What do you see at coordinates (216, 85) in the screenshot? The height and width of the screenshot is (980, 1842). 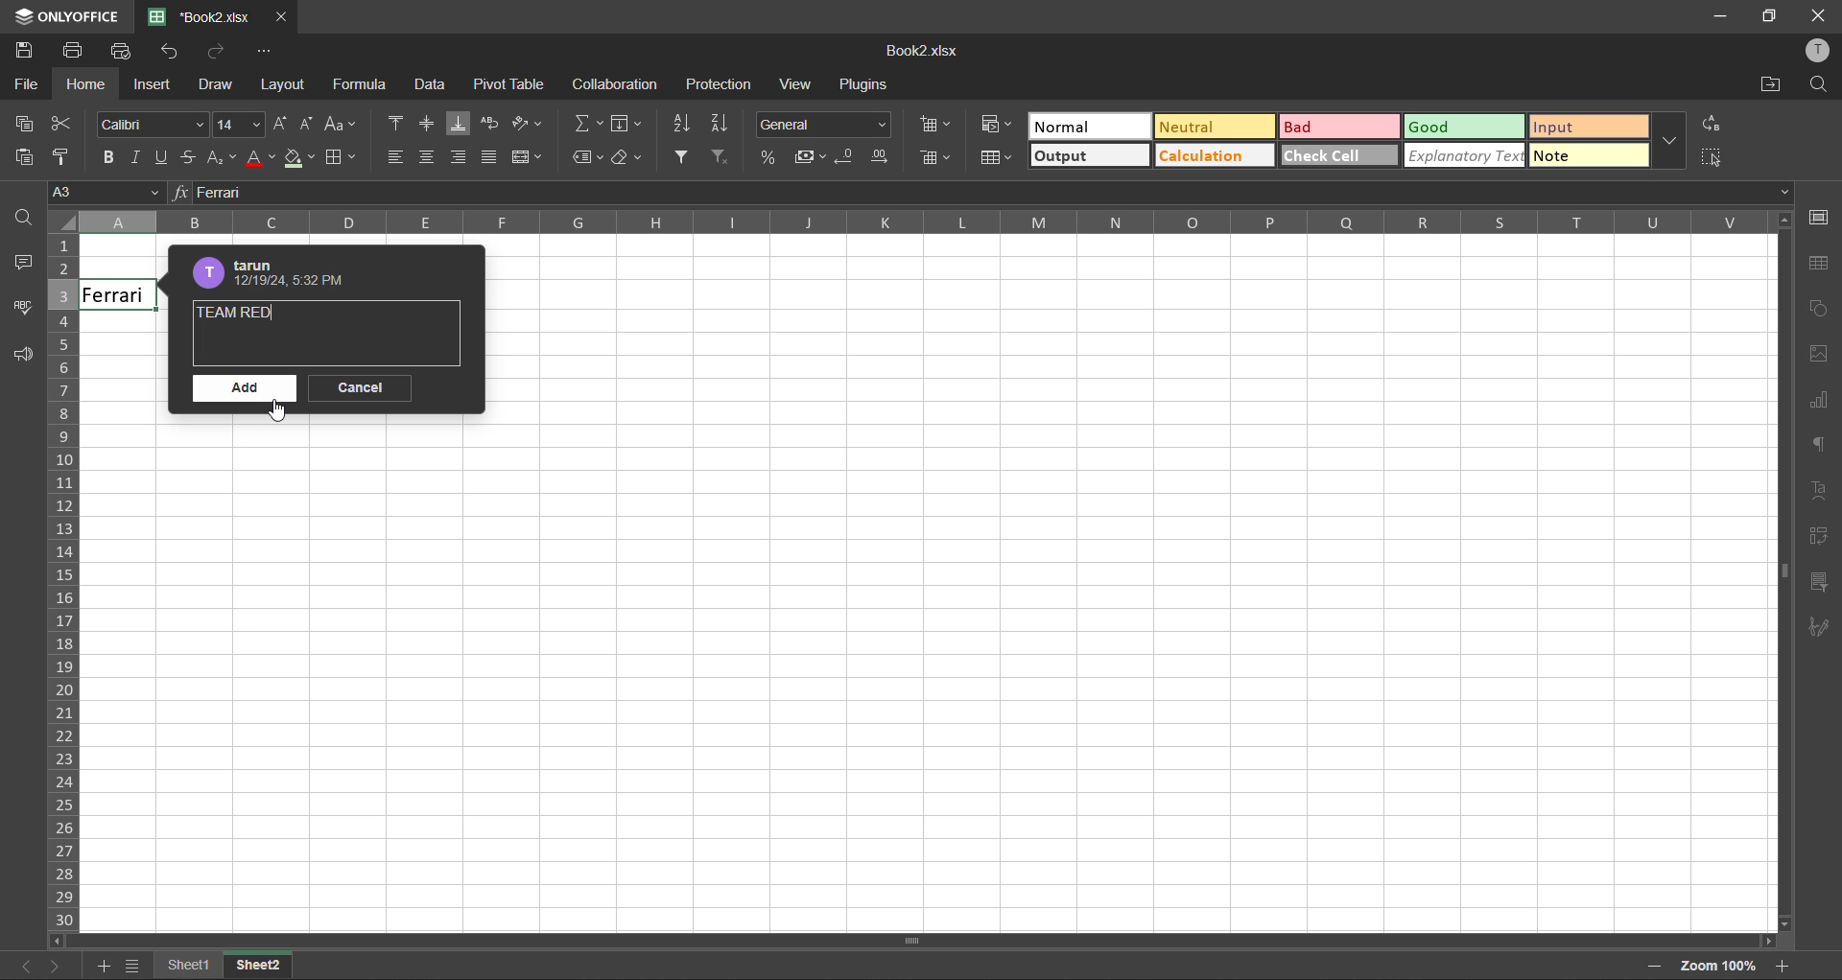 I see `draw` at bounding box center [216, 85].